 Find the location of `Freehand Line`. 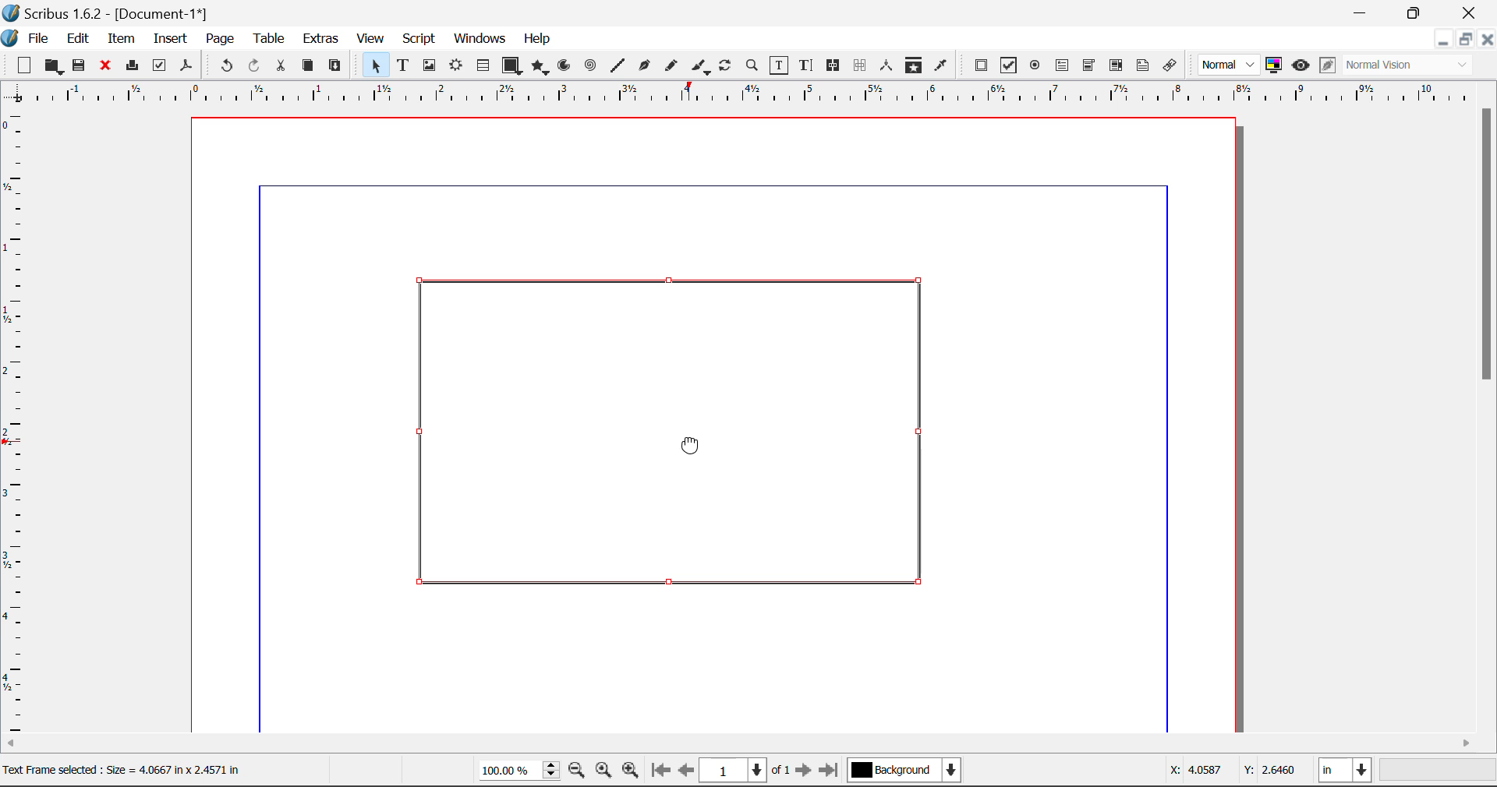

Freehand Line is located at coordinates (670, 66).